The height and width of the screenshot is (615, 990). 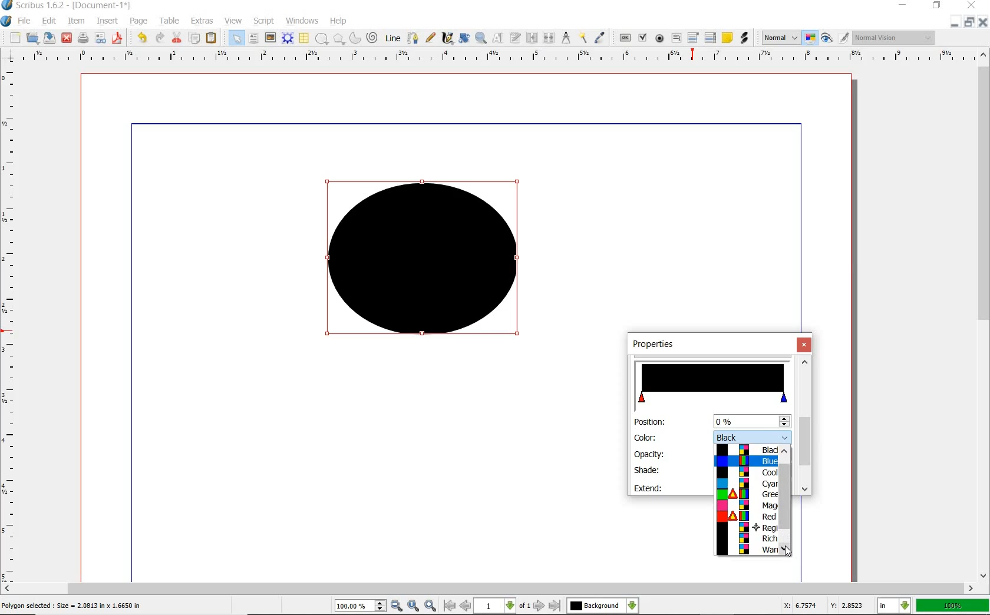 What do you see at coordinates (339, 39) in the screenshot?
I see `POLYGON` at bounding box center [339, 39].